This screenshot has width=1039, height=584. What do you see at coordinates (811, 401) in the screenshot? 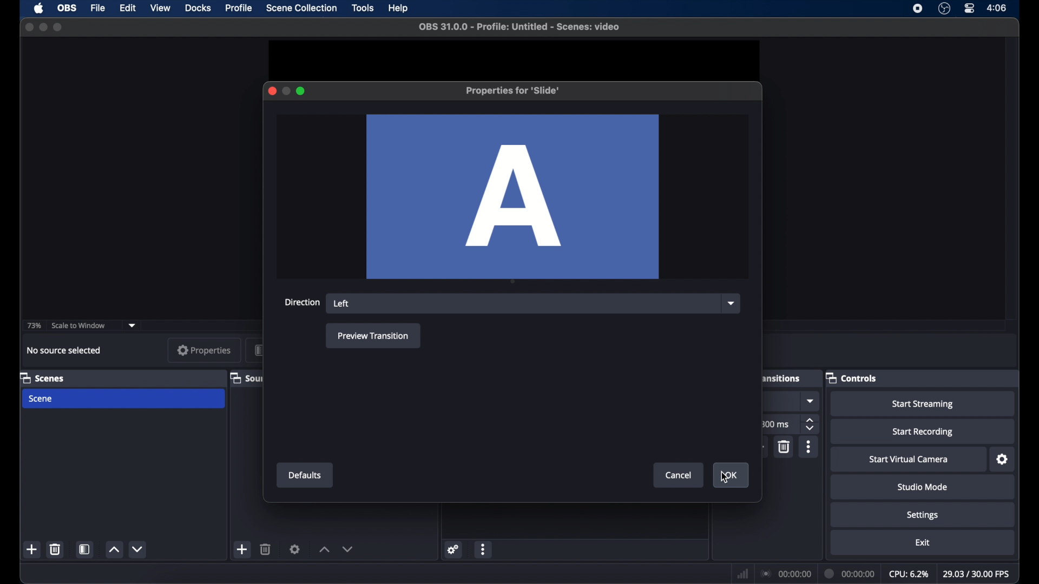
I see `dropdown` at bounding box center [811, 401].